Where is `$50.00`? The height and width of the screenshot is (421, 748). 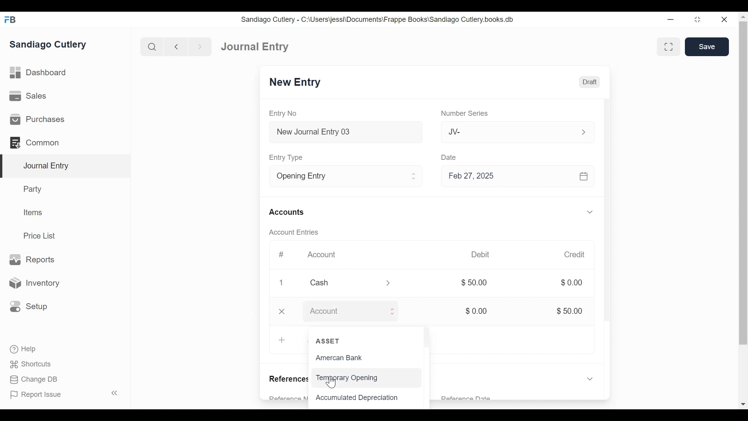 $50.00 is located at coordinates (571, 311).